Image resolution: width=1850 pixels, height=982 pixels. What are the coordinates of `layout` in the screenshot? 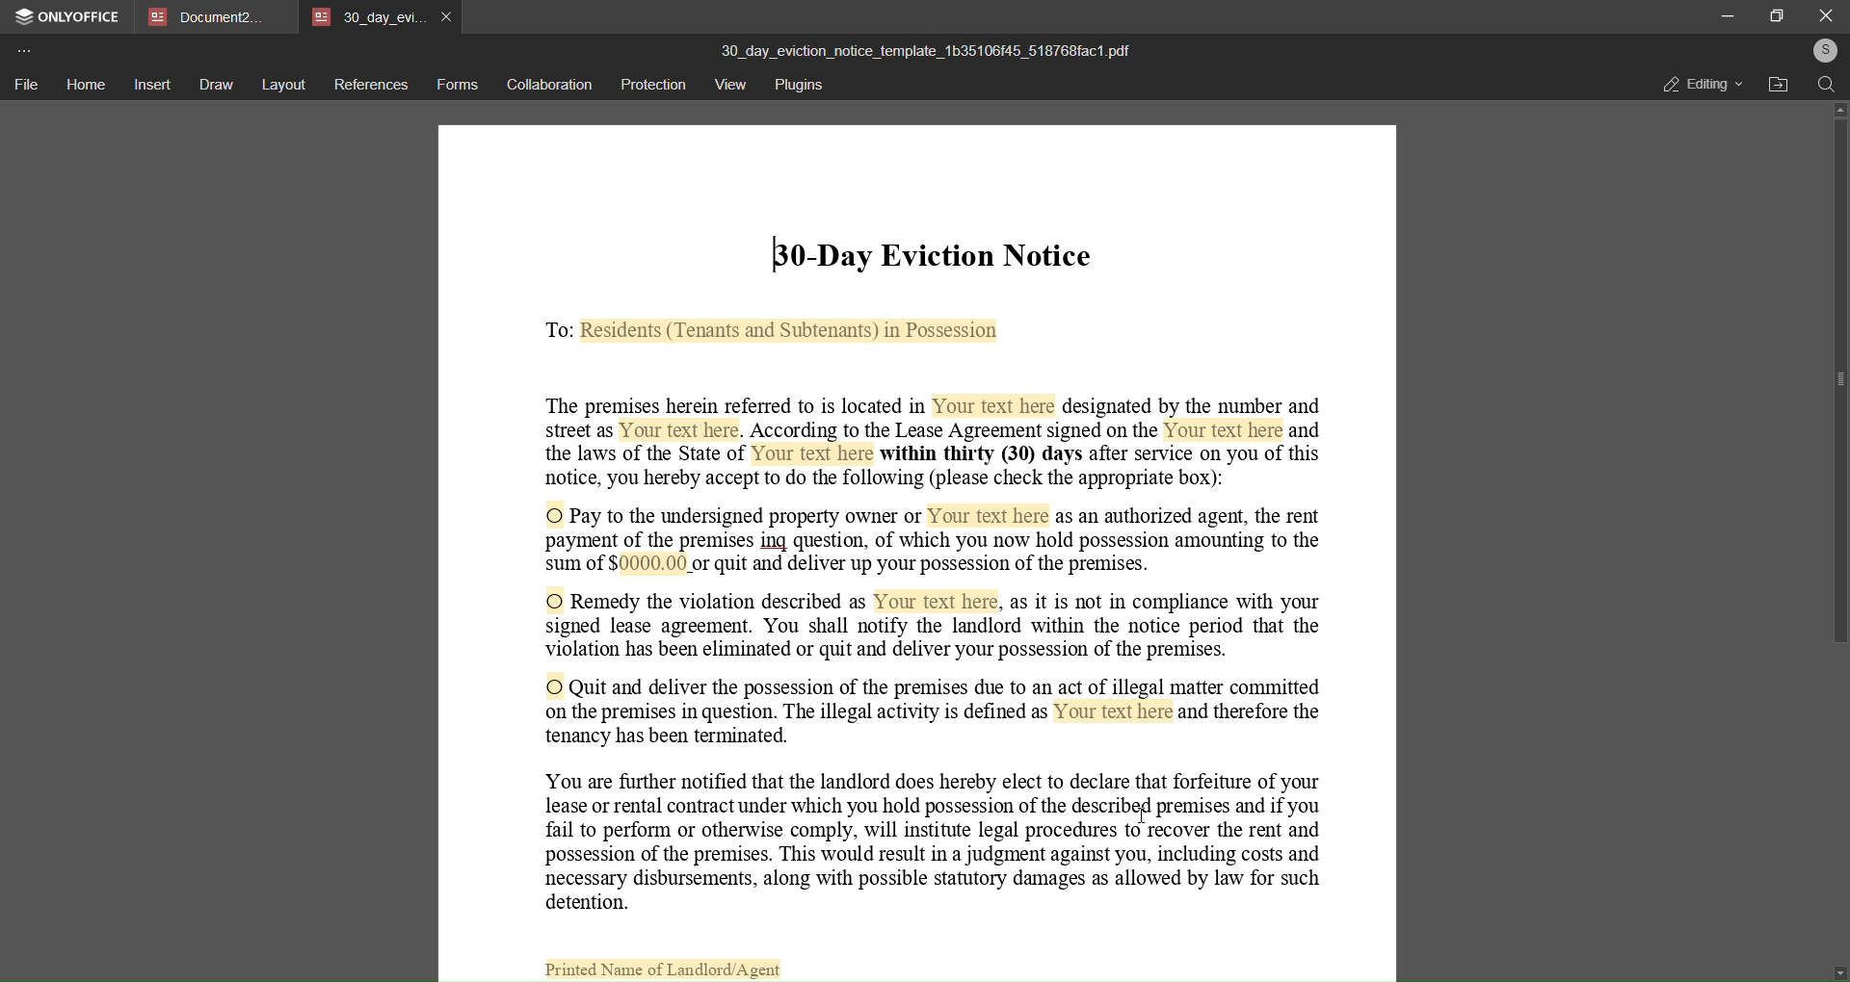 It's located at (284, 86).